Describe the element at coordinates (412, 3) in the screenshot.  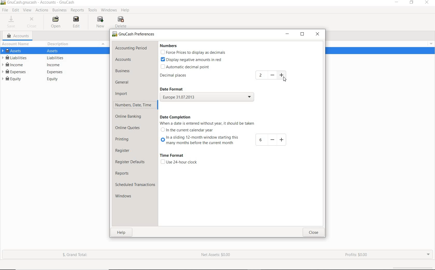
I see `RESTORE DOWN` at that location.